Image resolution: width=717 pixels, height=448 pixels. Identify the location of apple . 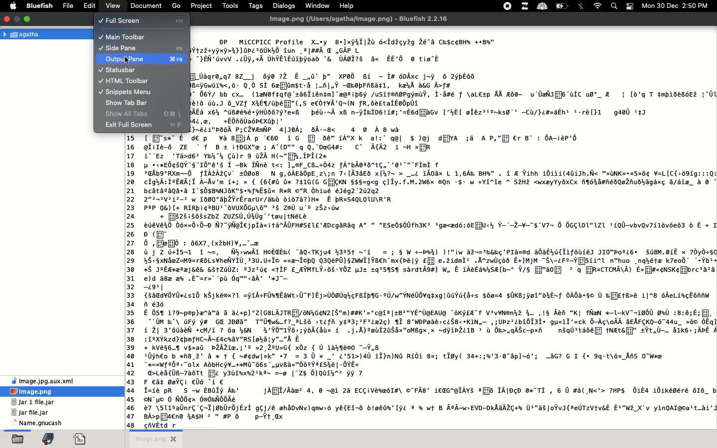
(13, 5).